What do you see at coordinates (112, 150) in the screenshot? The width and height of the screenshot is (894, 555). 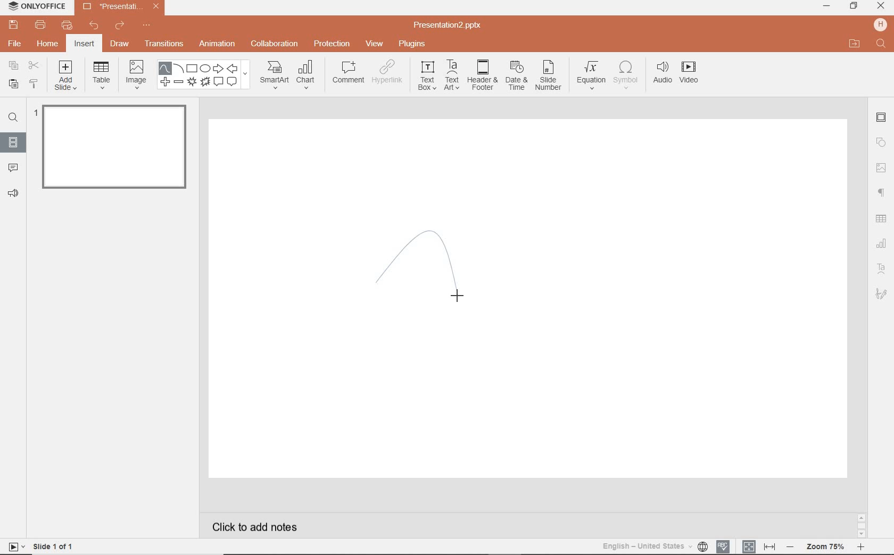 I see `SLIDE1` at bounding box center [112, 150].